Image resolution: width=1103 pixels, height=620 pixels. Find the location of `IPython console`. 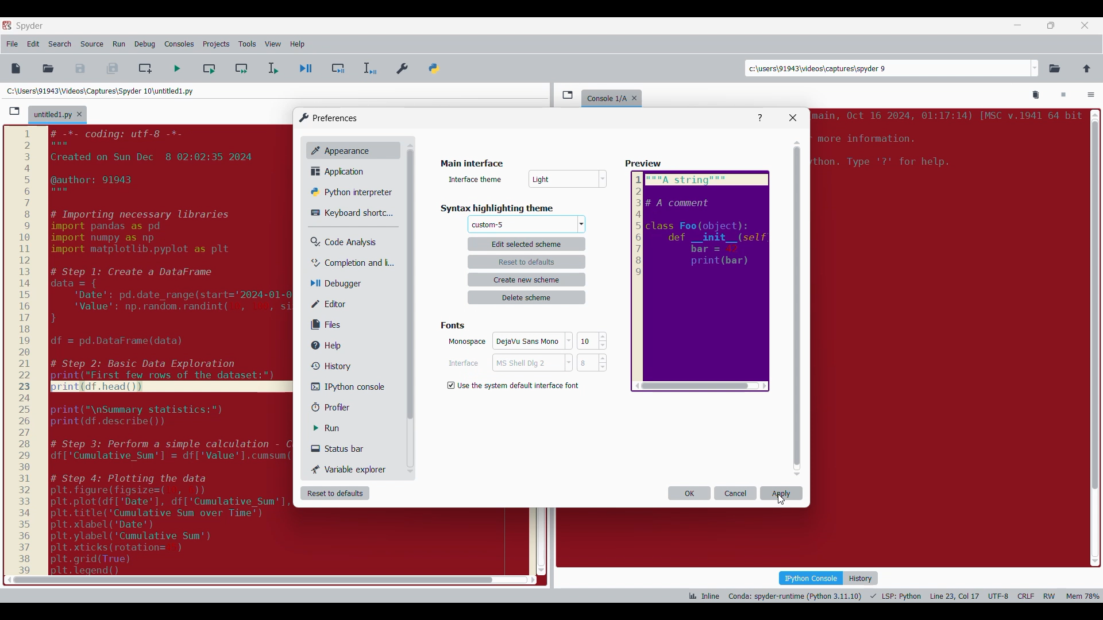

IPython console is located at coordinates (344, 386).